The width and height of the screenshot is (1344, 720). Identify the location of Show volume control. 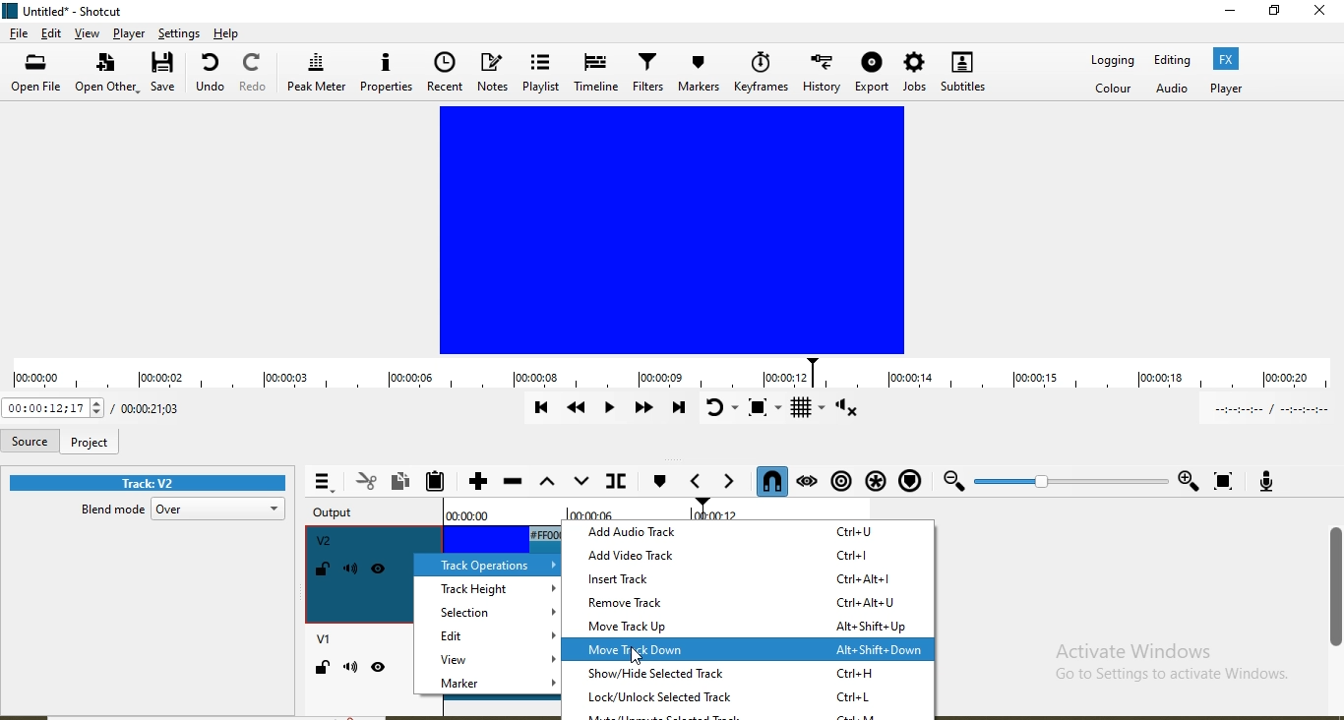
(861, 410).